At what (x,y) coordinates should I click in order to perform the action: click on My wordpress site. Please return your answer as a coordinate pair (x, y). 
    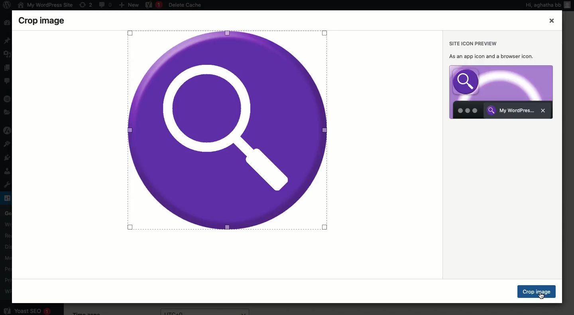
    Looking at the image, I should click on (44, 5).